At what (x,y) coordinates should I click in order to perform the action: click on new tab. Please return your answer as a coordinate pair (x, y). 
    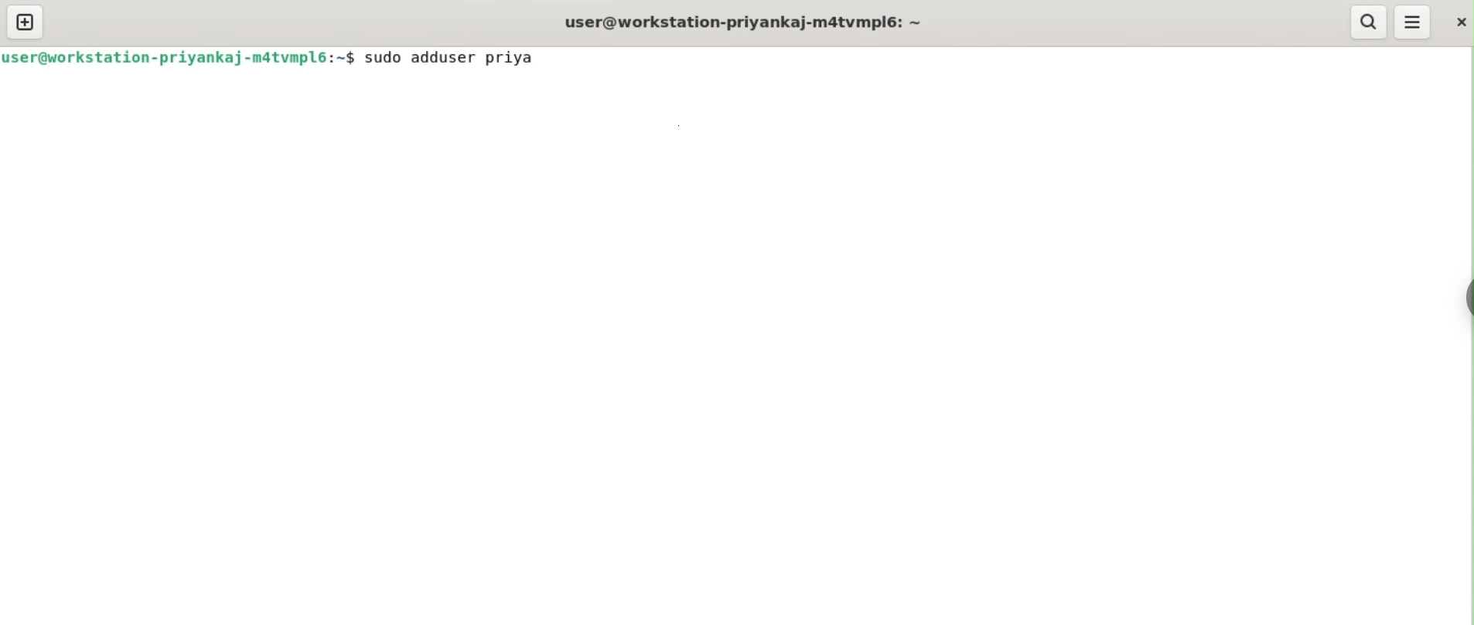
    Looking at the image, I should click on (25, 22).